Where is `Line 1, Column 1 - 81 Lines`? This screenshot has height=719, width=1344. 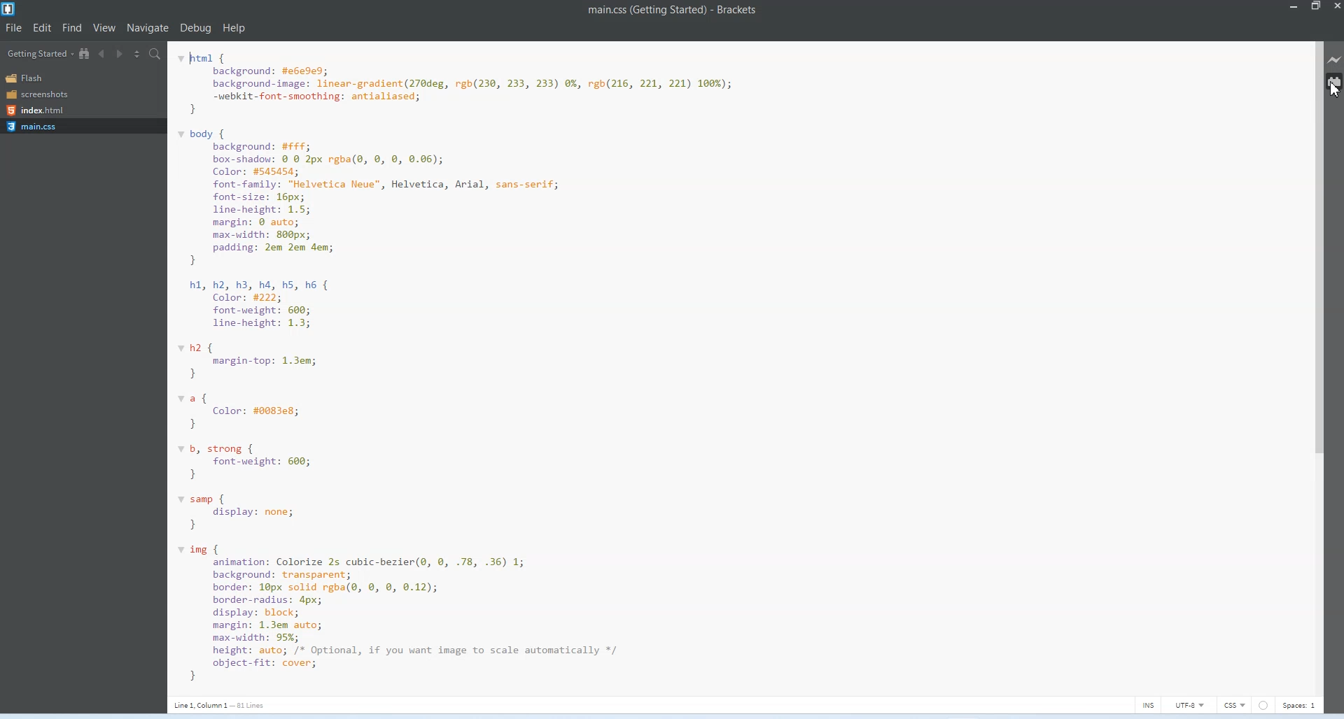 Line 1, Column 1 - 81 Lines is located at coordinates (223, 704).